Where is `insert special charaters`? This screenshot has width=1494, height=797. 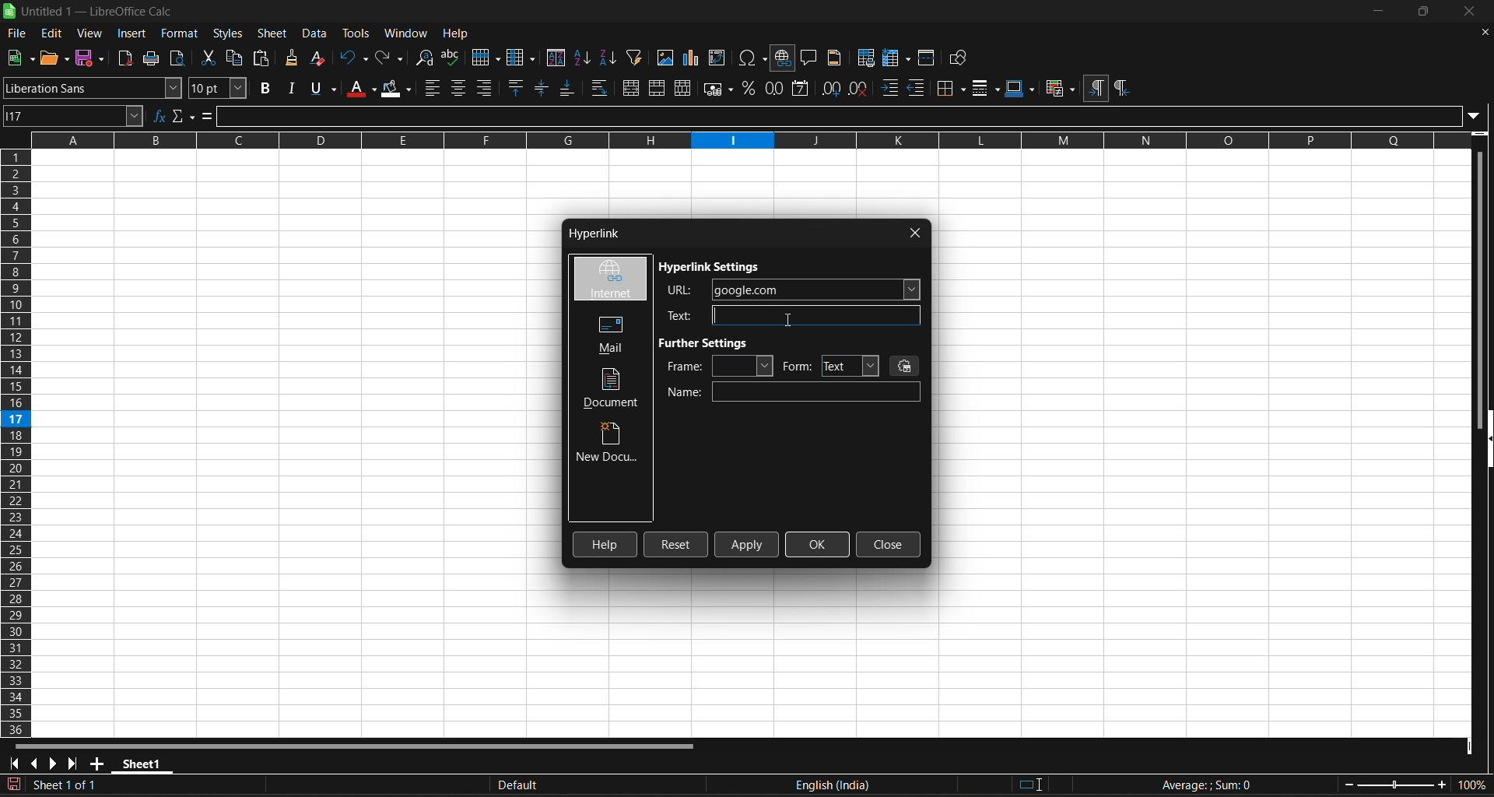 insert special charaters is located at coordinates (751, 58).